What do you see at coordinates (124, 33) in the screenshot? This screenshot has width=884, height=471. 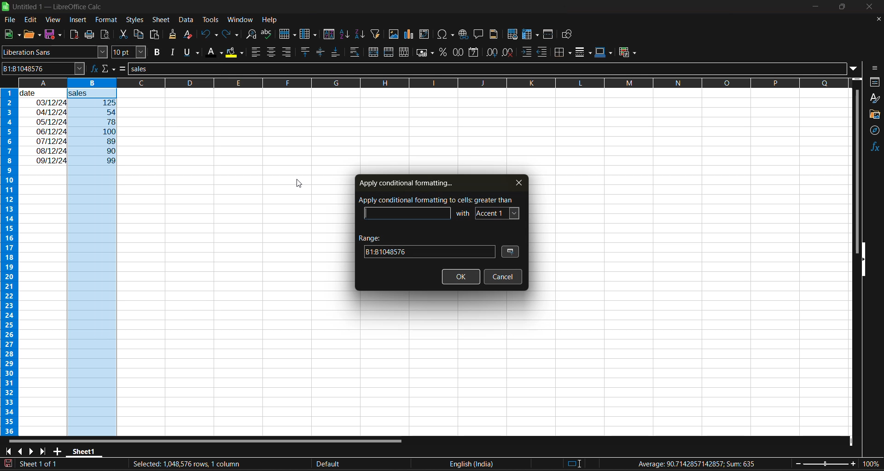 I see `cut` at bounding box center [124, 33].